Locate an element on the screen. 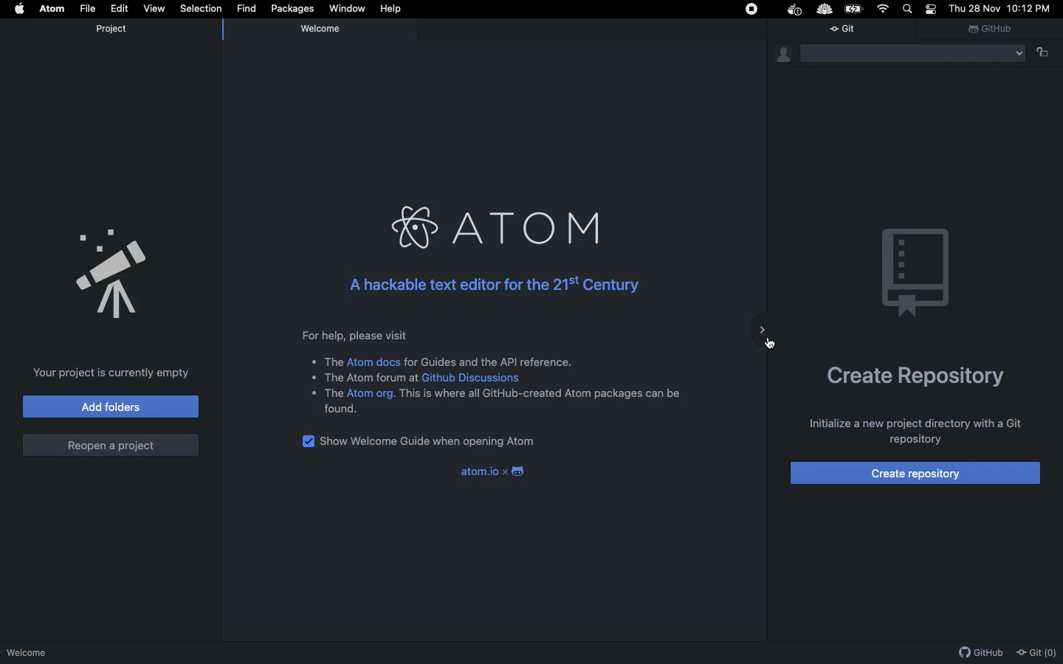  Project is located at coordinates (117, 30).